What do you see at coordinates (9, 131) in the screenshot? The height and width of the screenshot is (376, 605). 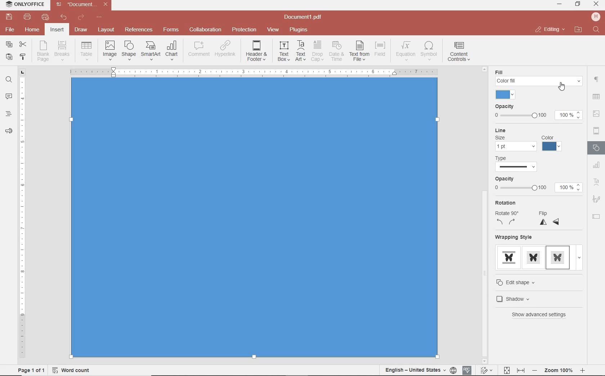 I see `feedback & support` at bounding box center [9, 131].